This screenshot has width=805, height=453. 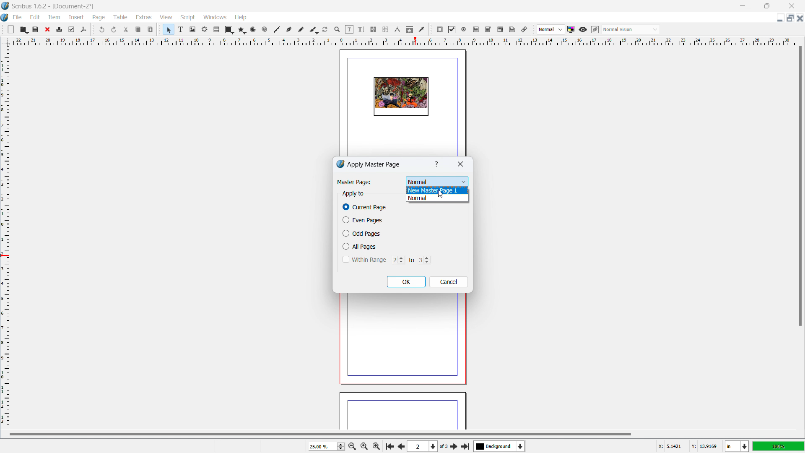 I want to click on preflight checkbox, so click(x=72, y=29).